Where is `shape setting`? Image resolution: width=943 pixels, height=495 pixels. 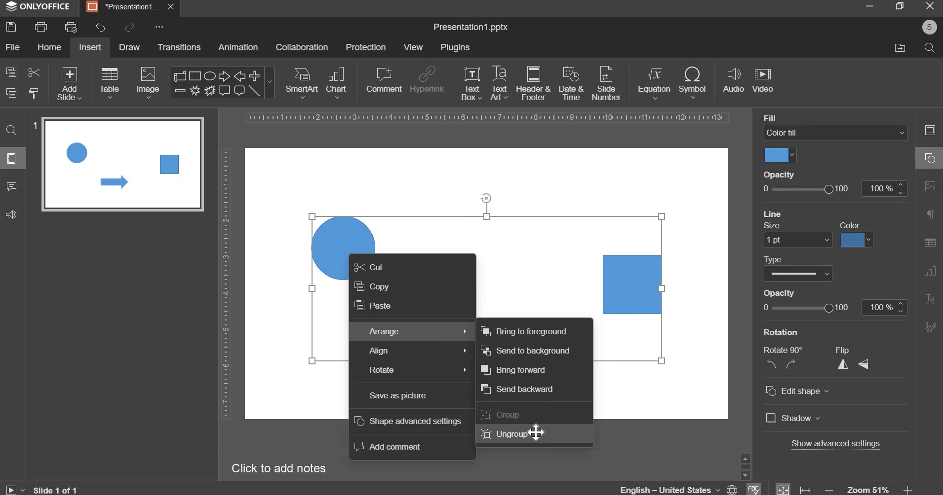 shape setting is located at coordinates (931, 157).